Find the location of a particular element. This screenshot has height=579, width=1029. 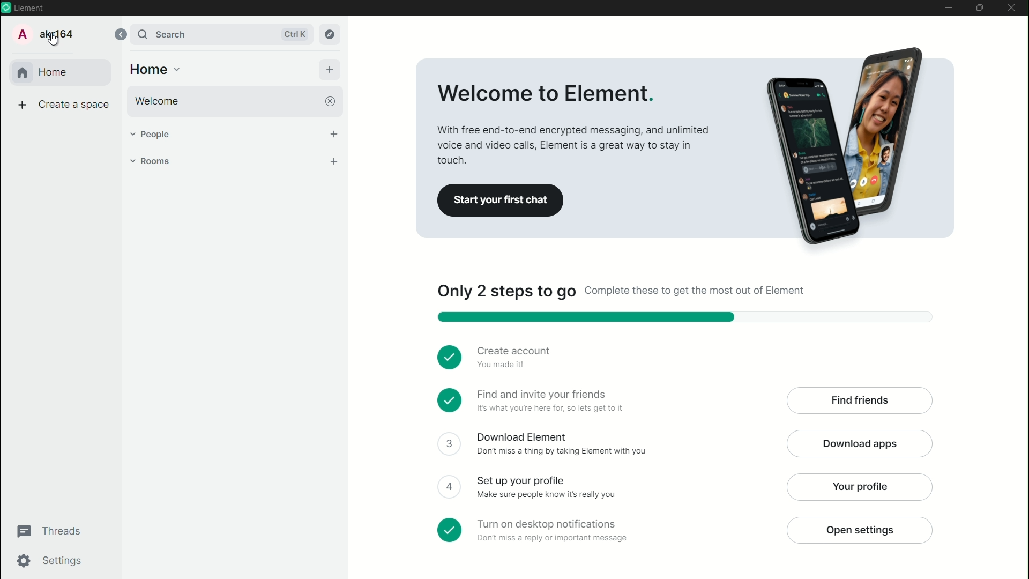

find friends is located at coordinates (861, 401).